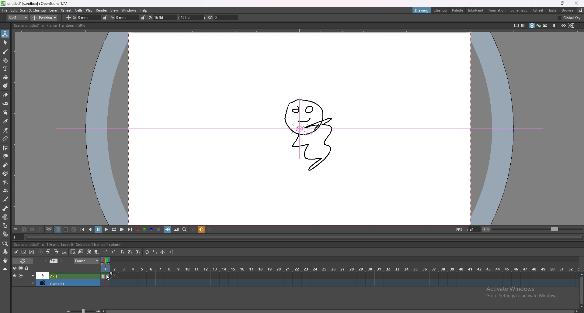  Describe the element at coordinates (5, 148) in the screenshot. I see `control point editor` at that location.